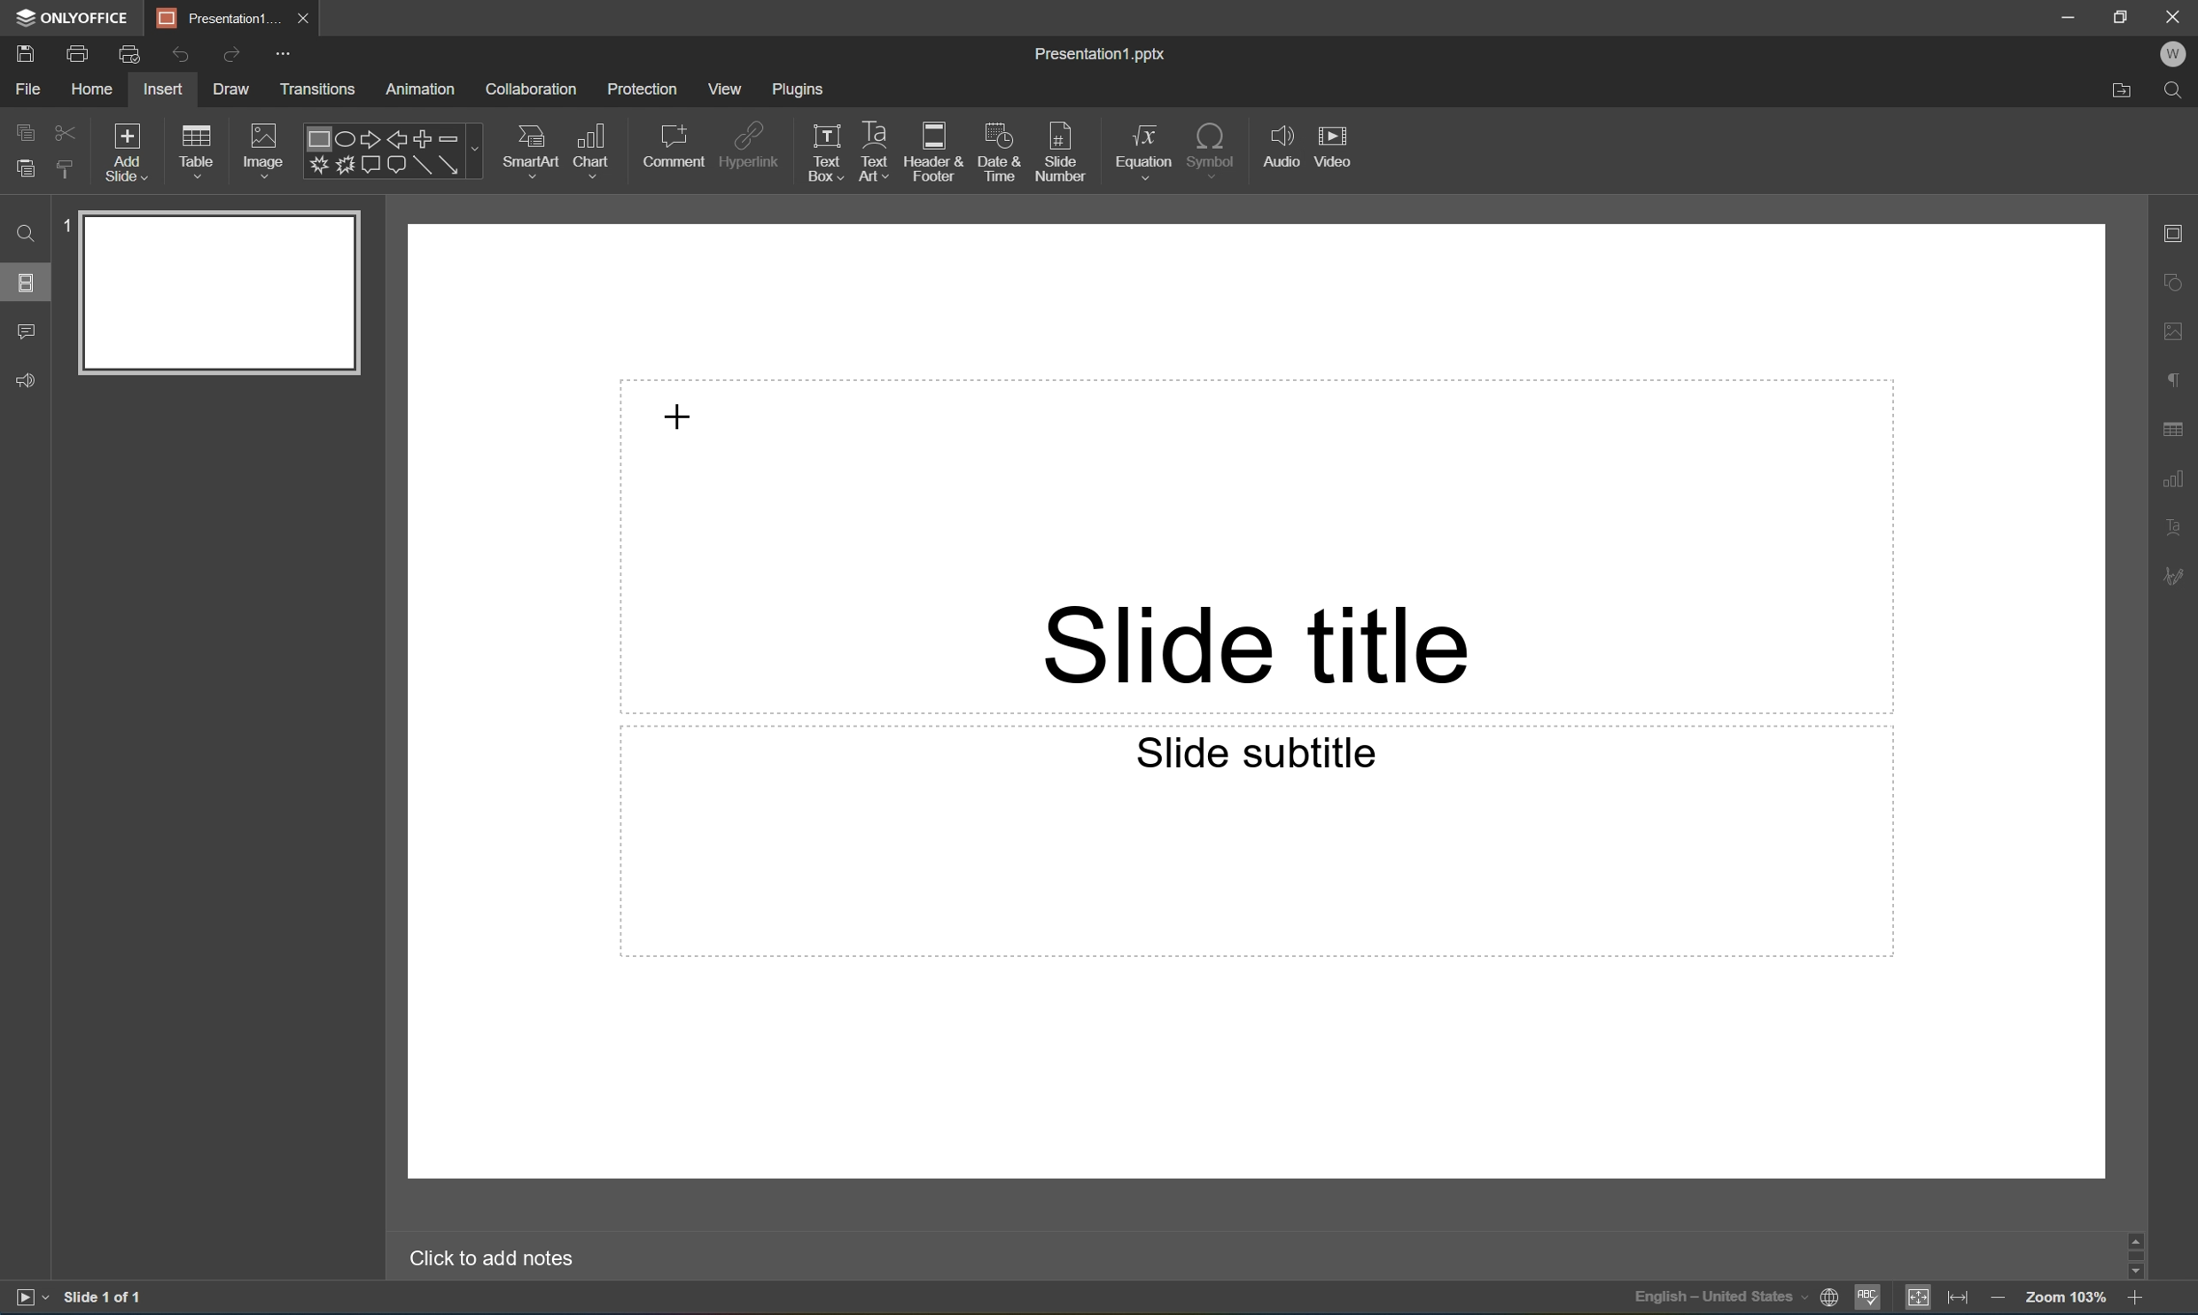 This screenshot has width=2198, height=1315. I want to click on Slide 1 of 1, so click(105, 1296).